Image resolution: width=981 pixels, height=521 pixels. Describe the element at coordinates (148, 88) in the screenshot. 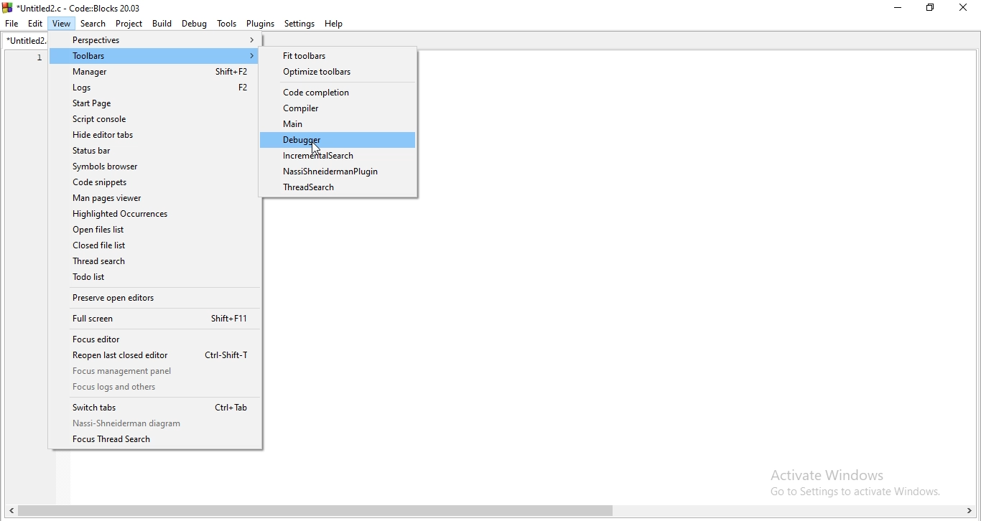

I see `Logs ` at that location.